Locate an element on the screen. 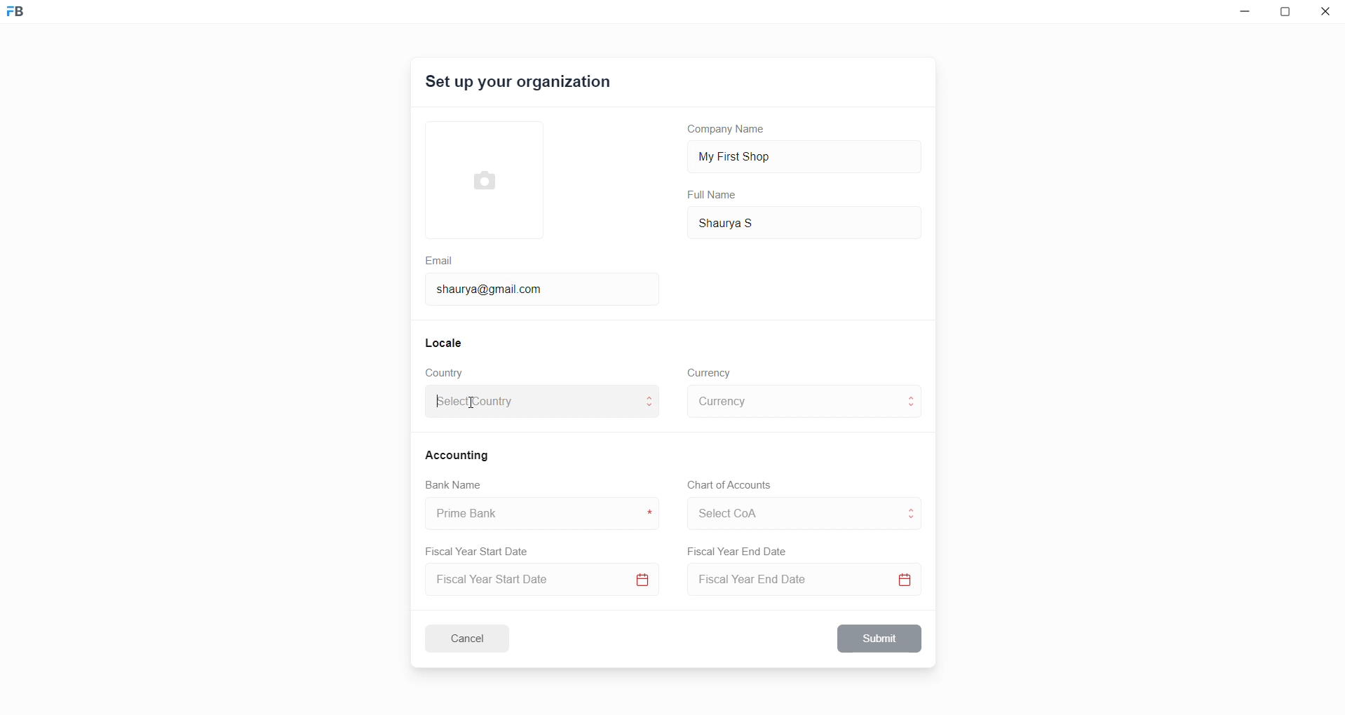 This screenshot has width=1345, height=715. Country is located at coordinates (447, 373).